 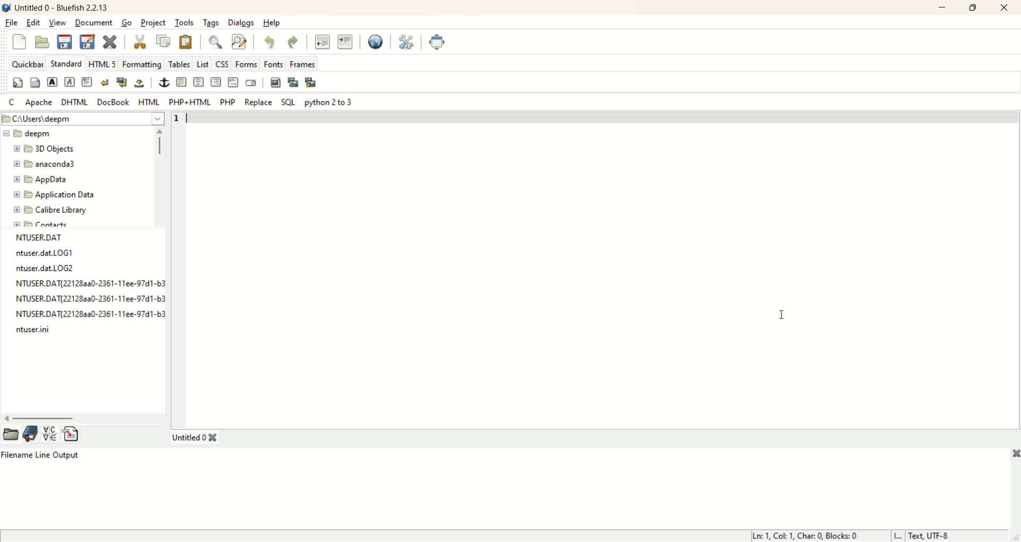 I want to click on close current file, so click(x=111, y=41).